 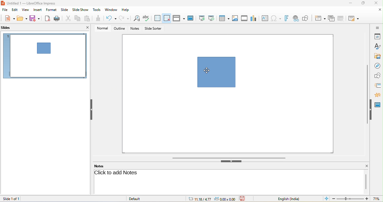 What do you see at coordinates (380, 10) in the screenshot?
I see `close` at bounding box center [380, 10].